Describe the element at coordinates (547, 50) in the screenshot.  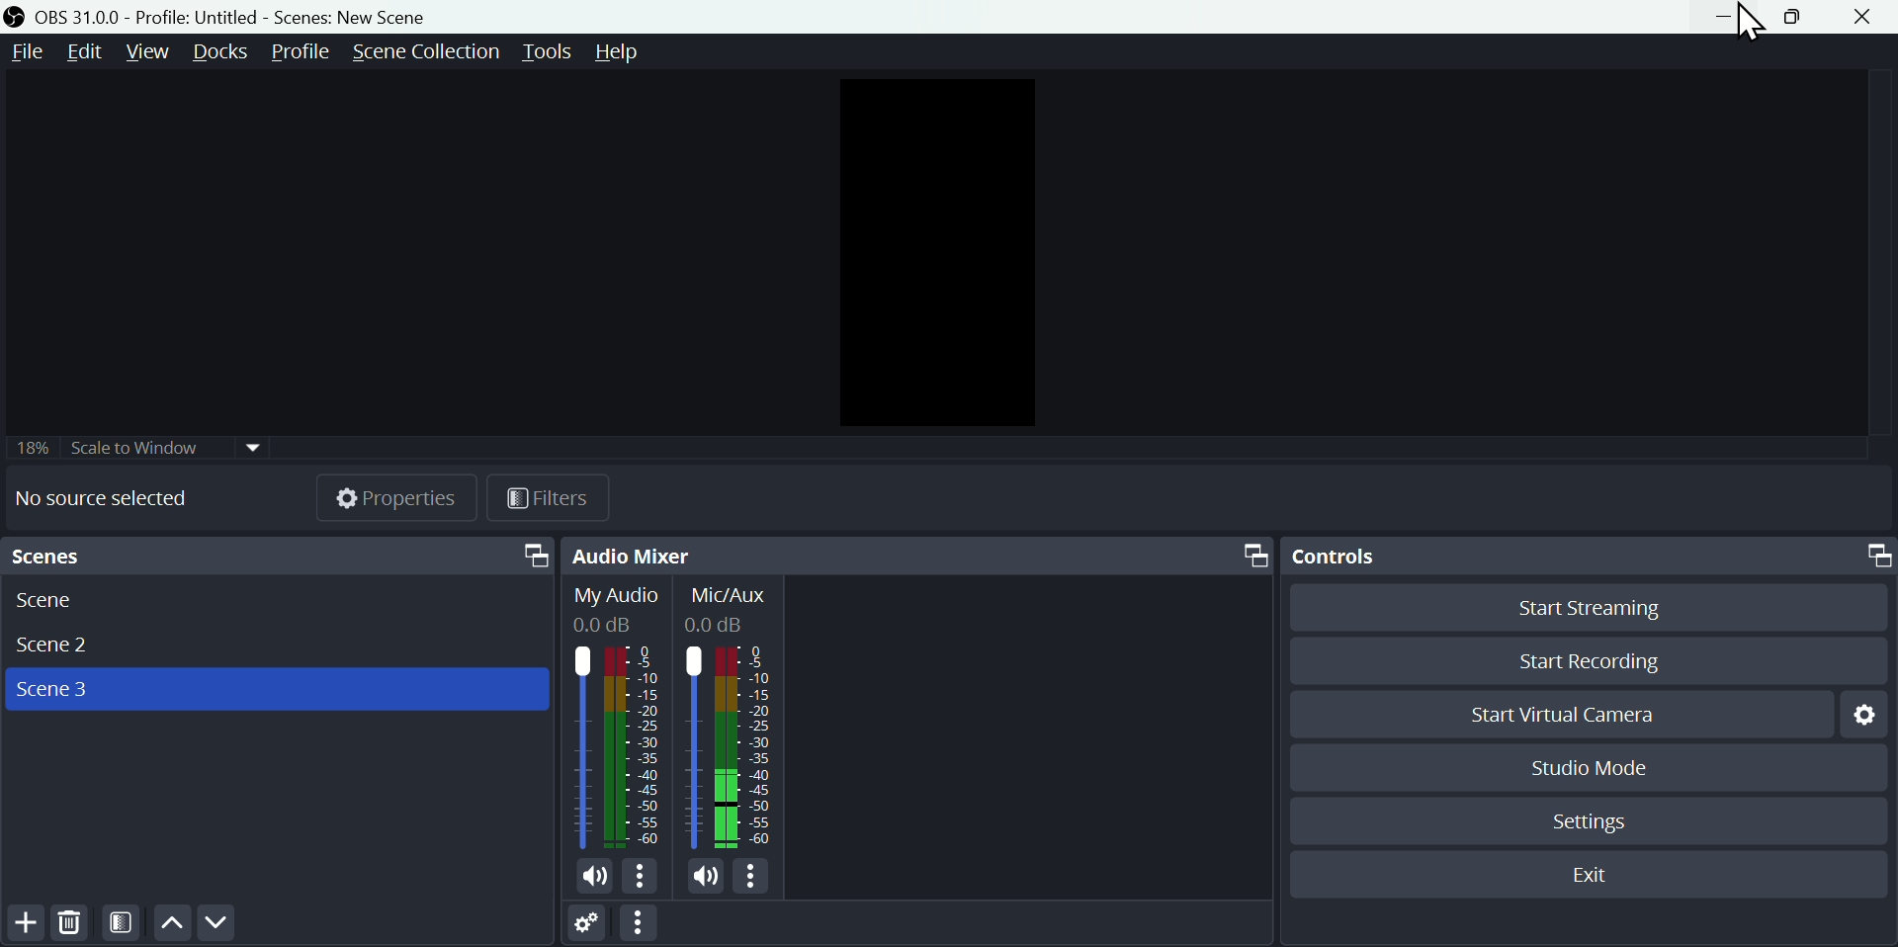
I see `Tools` at that location.